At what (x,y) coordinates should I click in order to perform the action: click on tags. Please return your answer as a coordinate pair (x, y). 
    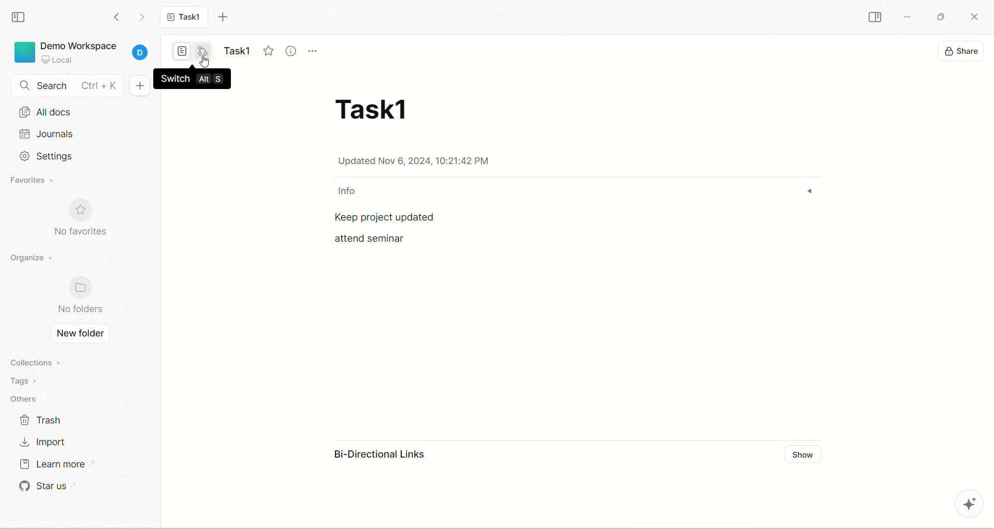
    Looking at the image, I should click on (30, 381).